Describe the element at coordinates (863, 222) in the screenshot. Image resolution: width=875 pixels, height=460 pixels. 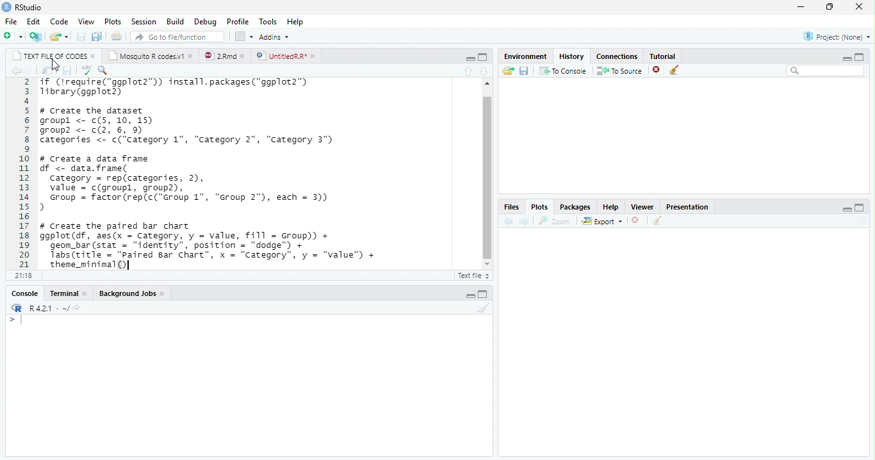
I see `sync` at that location.